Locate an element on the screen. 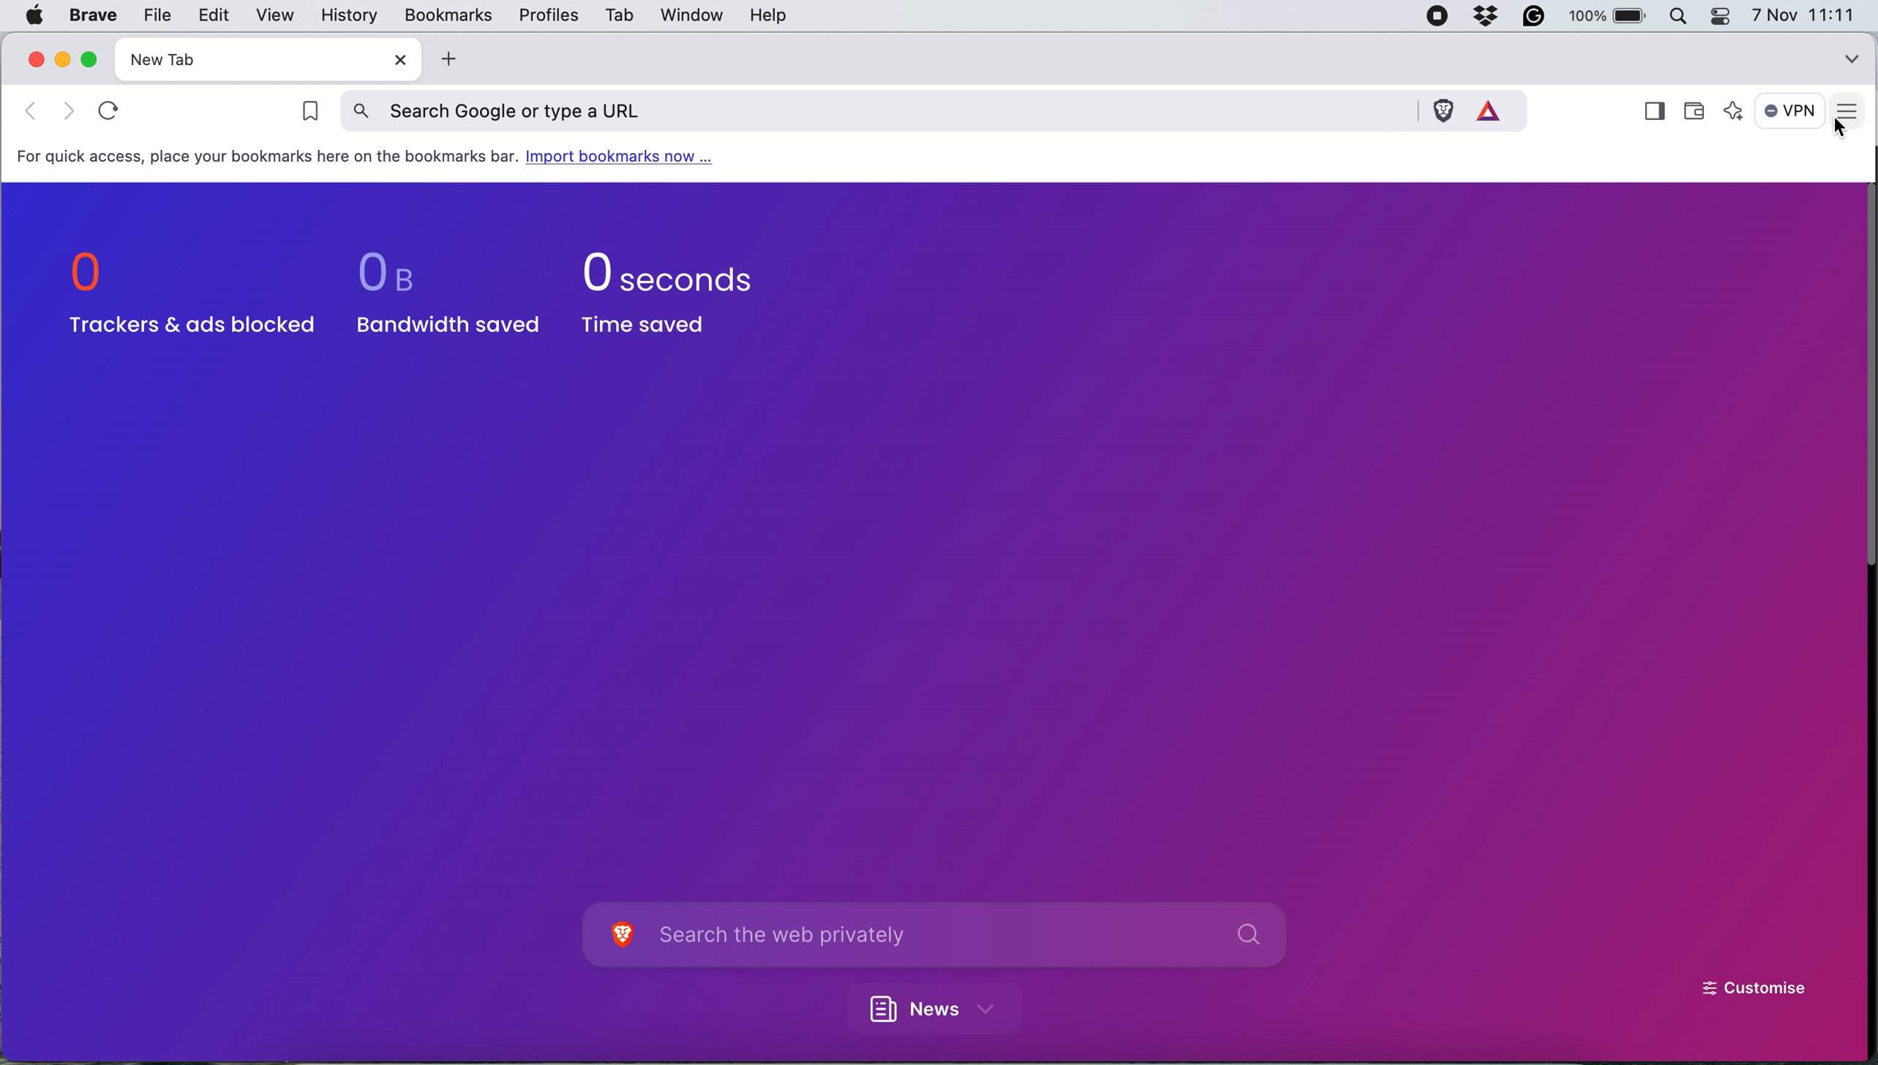 The width and height of the screenshot is (1878, 1065). vpn is located at coordinates (1791, 110).